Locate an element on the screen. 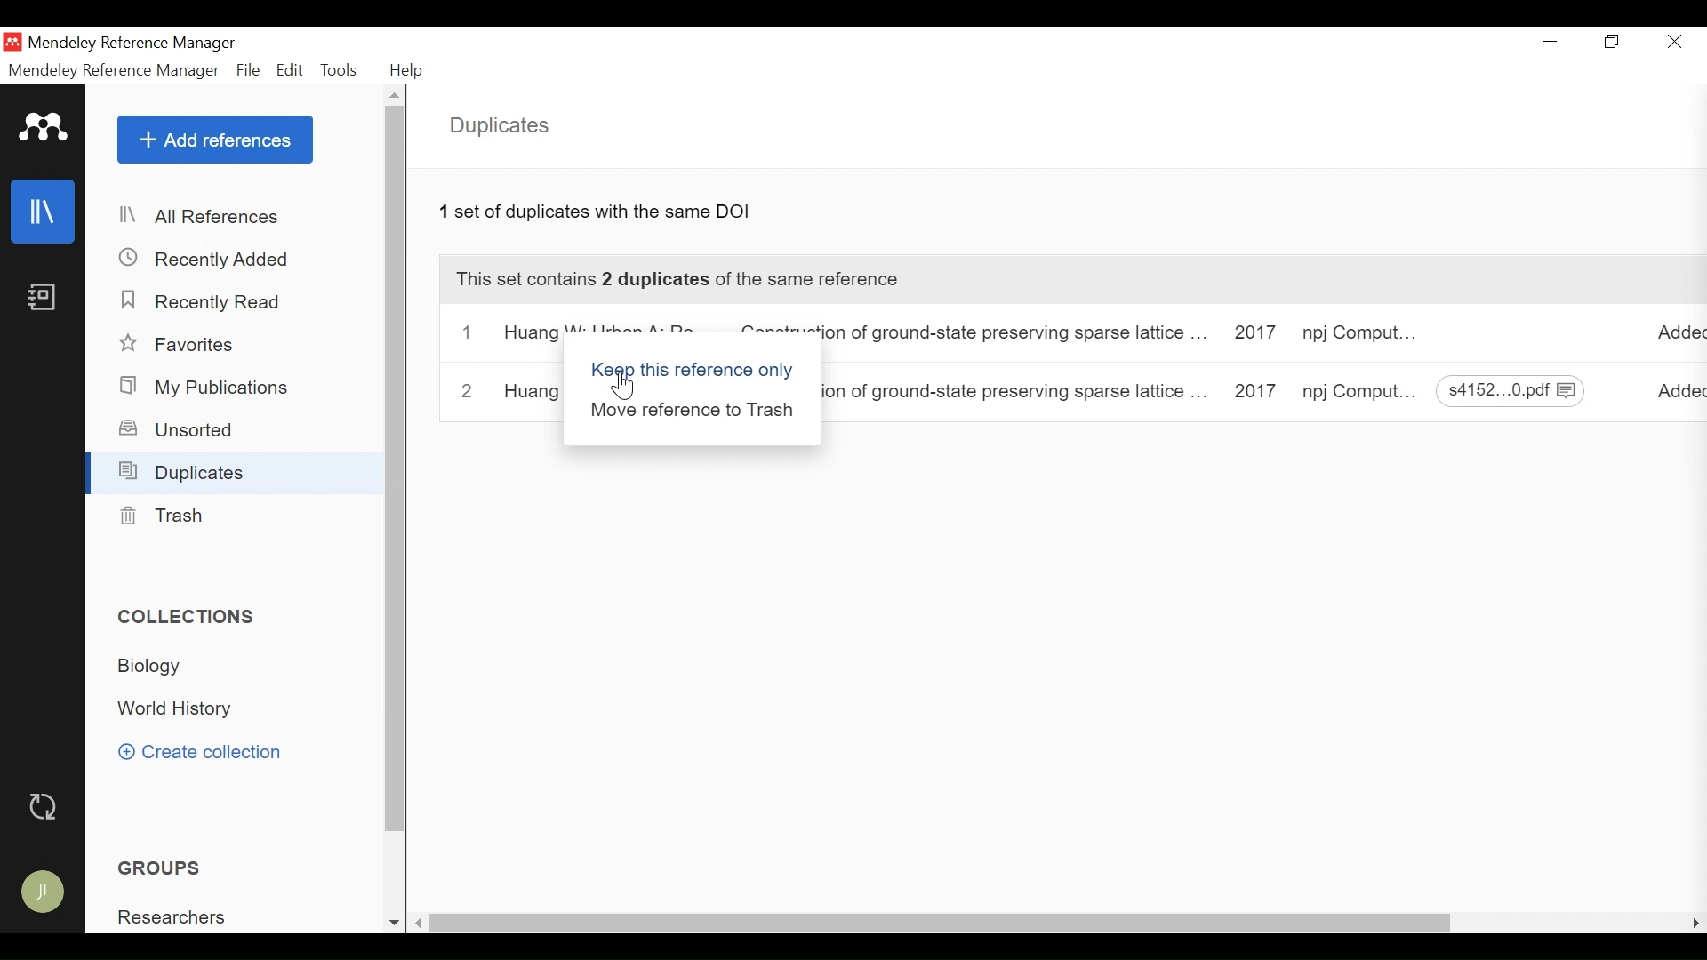  Tools is located at coordinates (341, 71).